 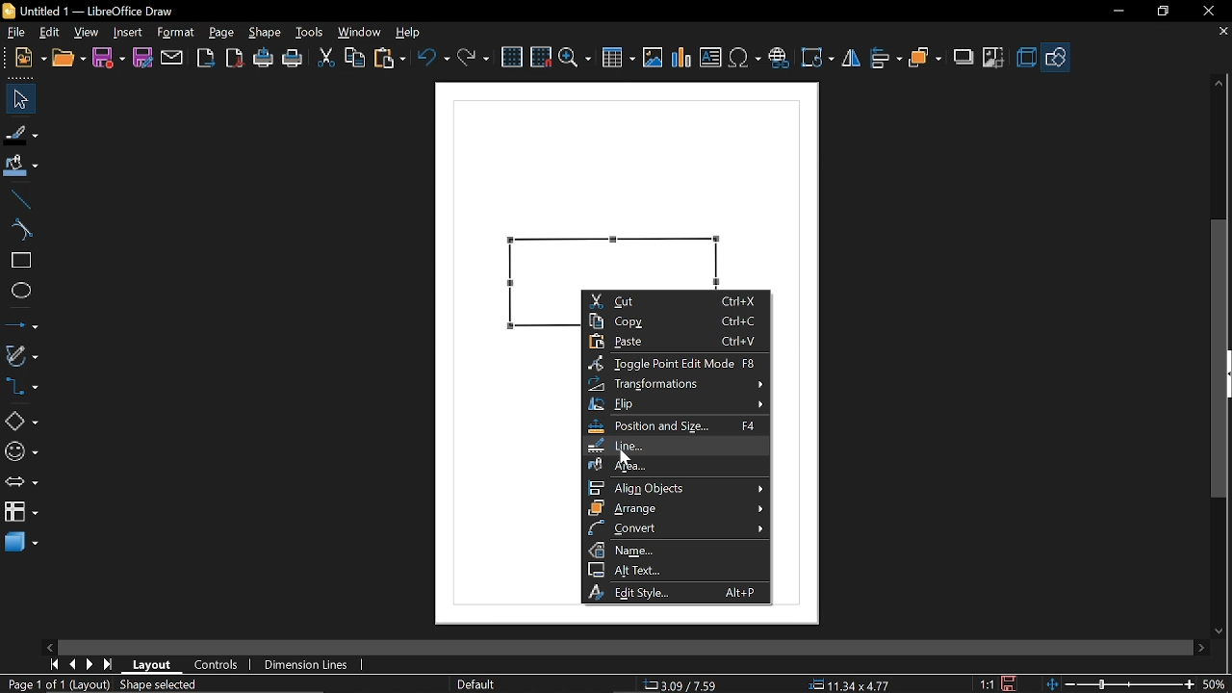 What do you see at coordinates (21, 168) in the screenshot?
I see `Fill color` at bounding box center [21, 168].